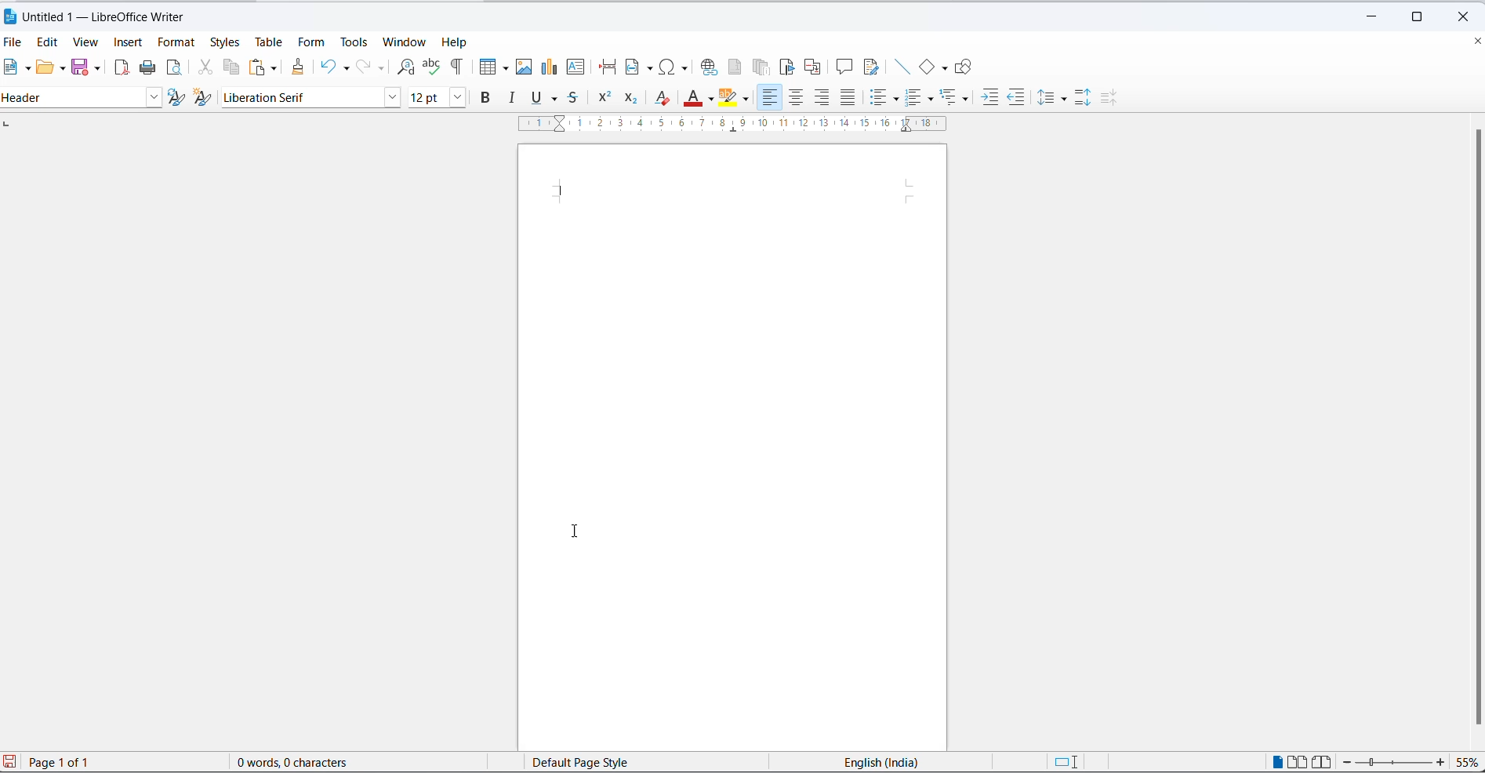 Image resolution: width=1485 pixels, height=773 pixels. Describe the element at coordinates (1113, 100) in the screenshot. I see `decrease paragraphing space` at that location.